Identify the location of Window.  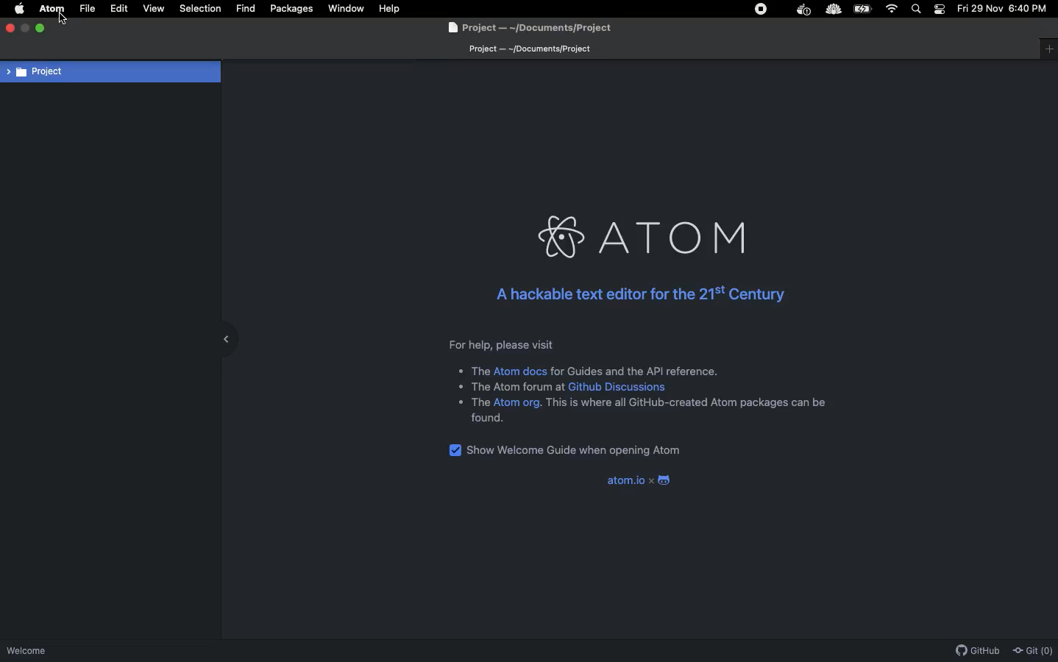
(1048, 49).